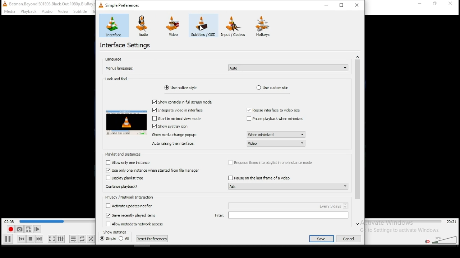 This screenshot has width=460, height=258. What do you see at coordinates (125, 178) in the screenshot?
I see `` at bounding box center [125, 178].